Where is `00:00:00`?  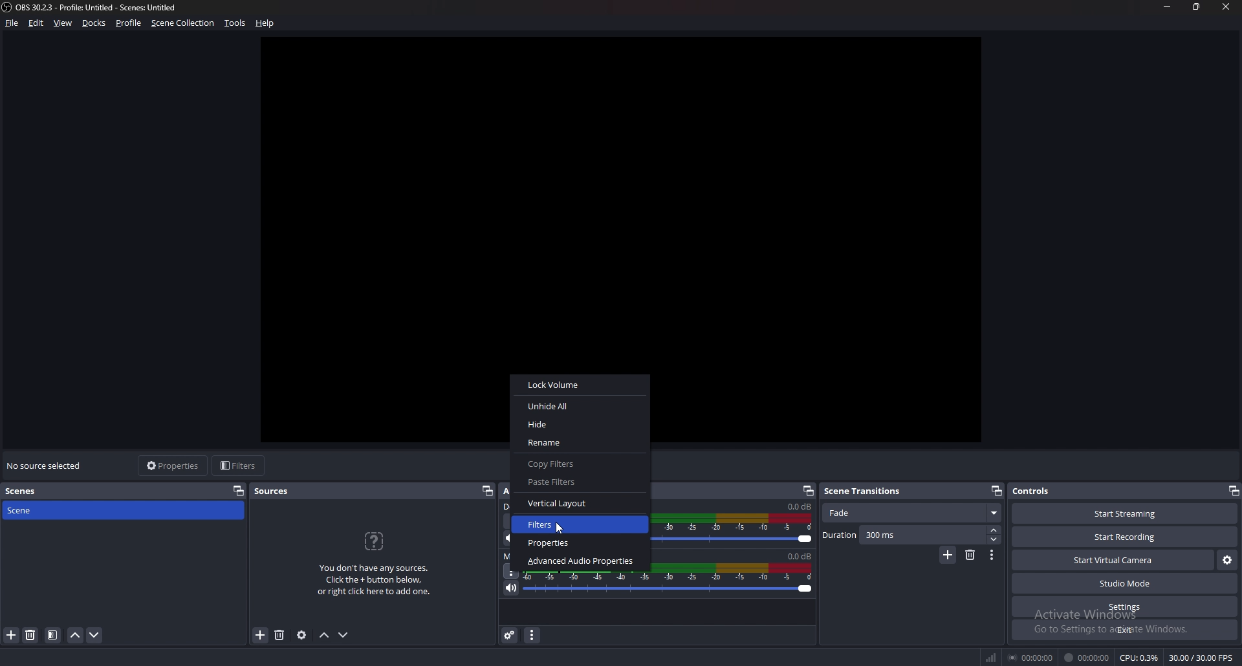
00:00:00 is located at coordinates (1087, 657).